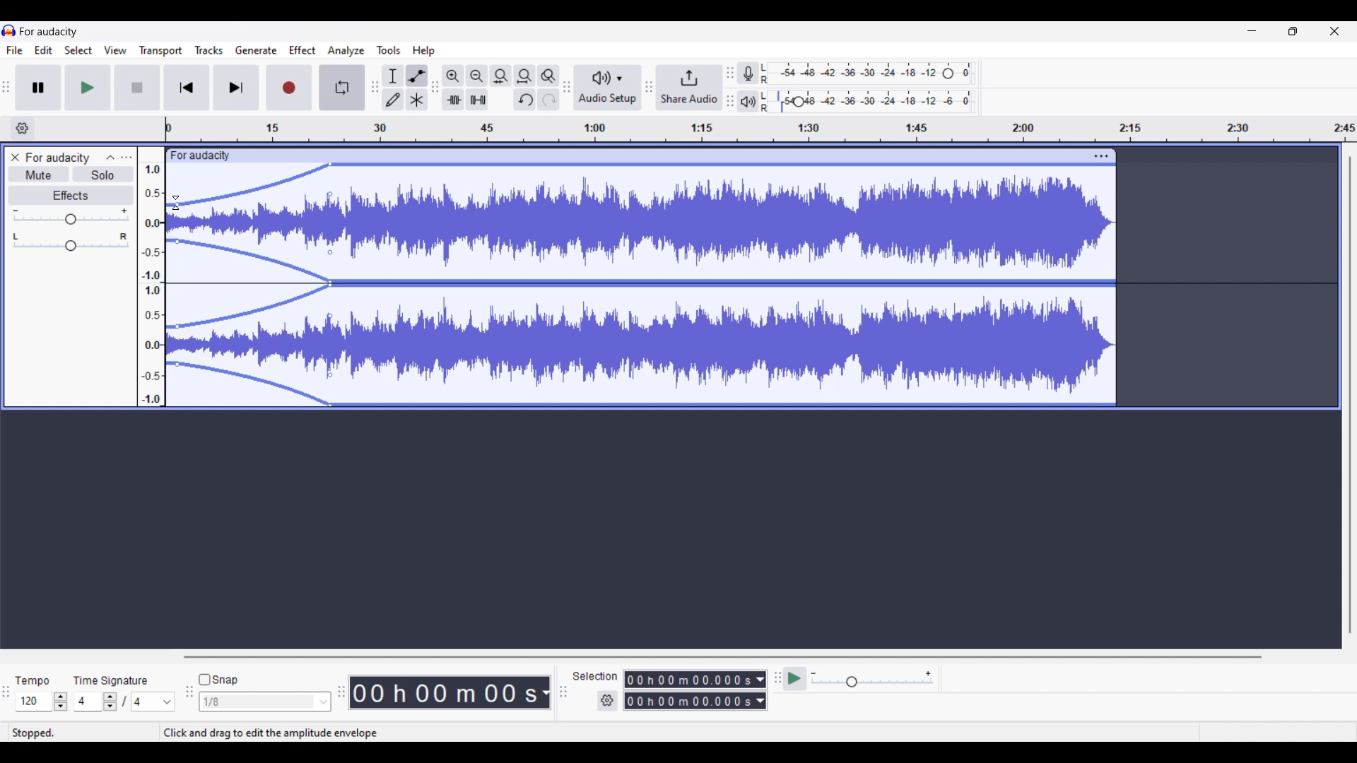  I want to click on Multi tool, so click(417, 100).